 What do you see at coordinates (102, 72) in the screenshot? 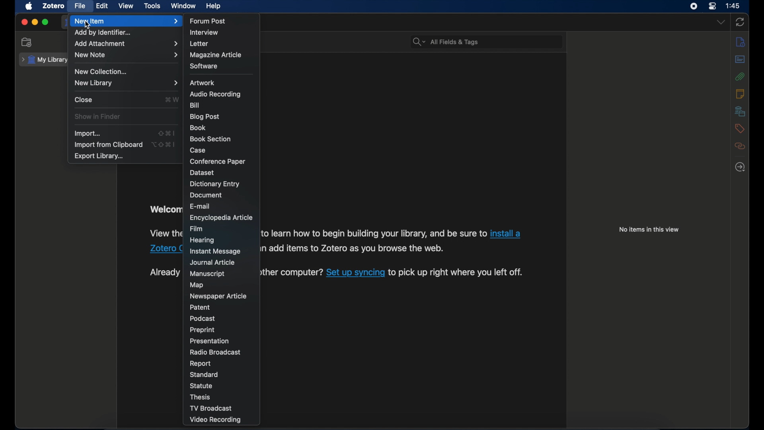
I see `new collection` at bounding box center [102, 72].